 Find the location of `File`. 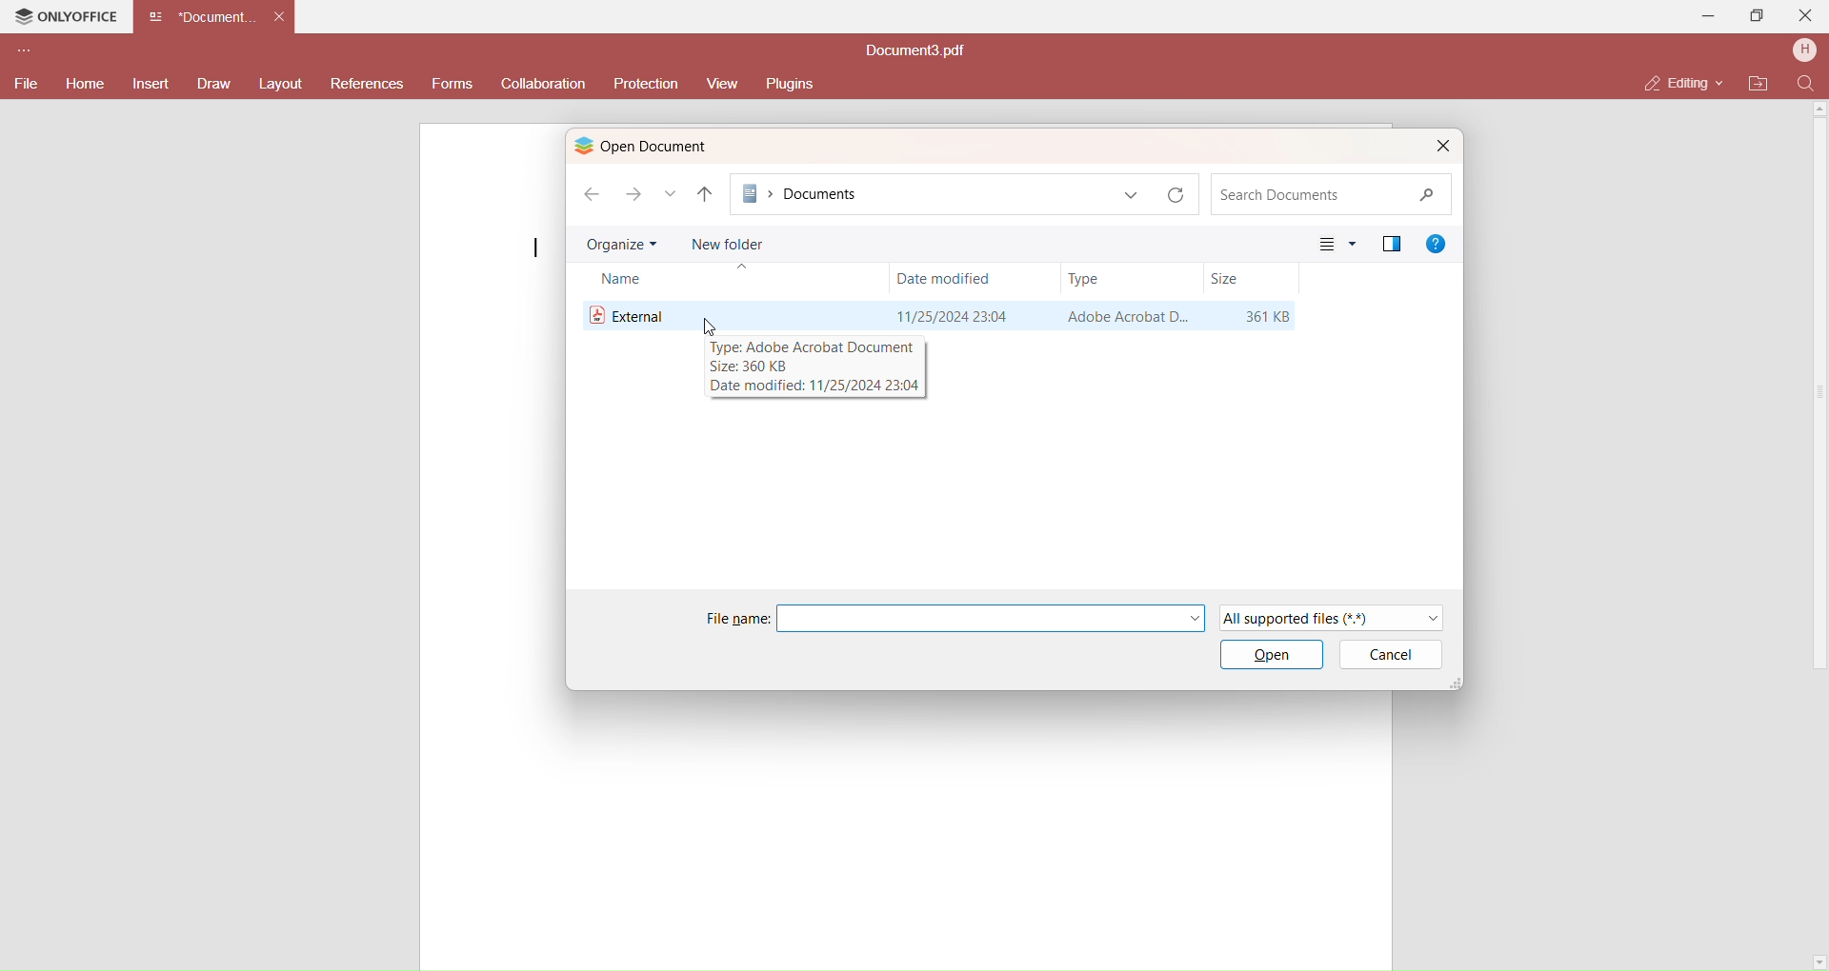

File is located at coordinates (24, 82).